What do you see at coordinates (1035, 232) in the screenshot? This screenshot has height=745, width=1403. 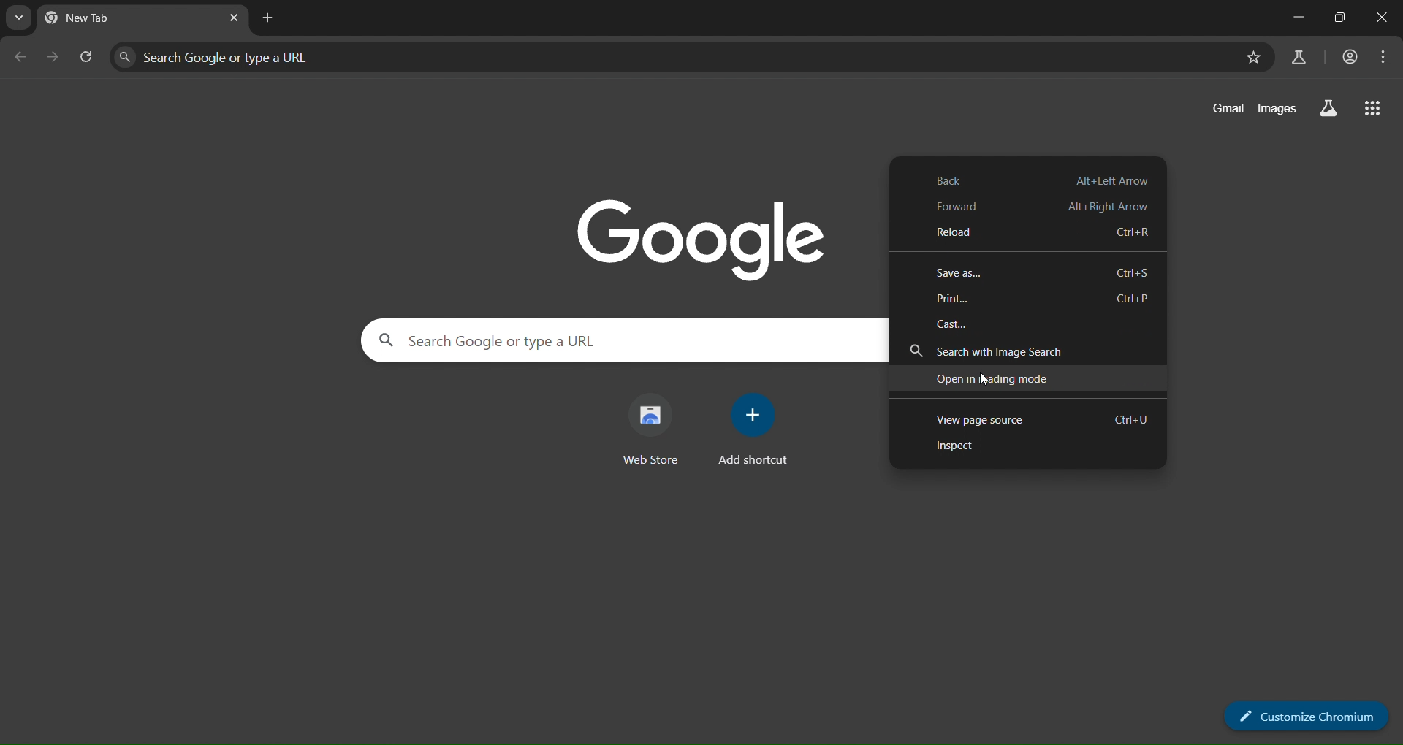 I see `reload` at bounding box center [1035, 232].